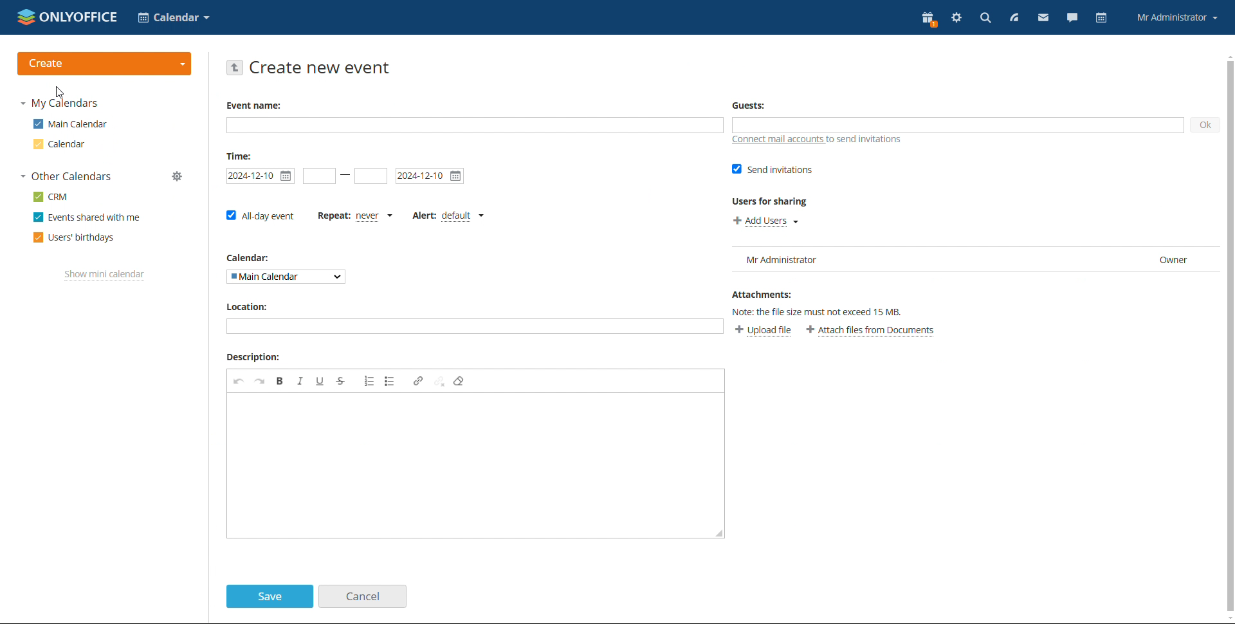  What do you see at coordinates (86, 217) in the screenshot?
I see `events shared with me` at bounding box center [86, 217].